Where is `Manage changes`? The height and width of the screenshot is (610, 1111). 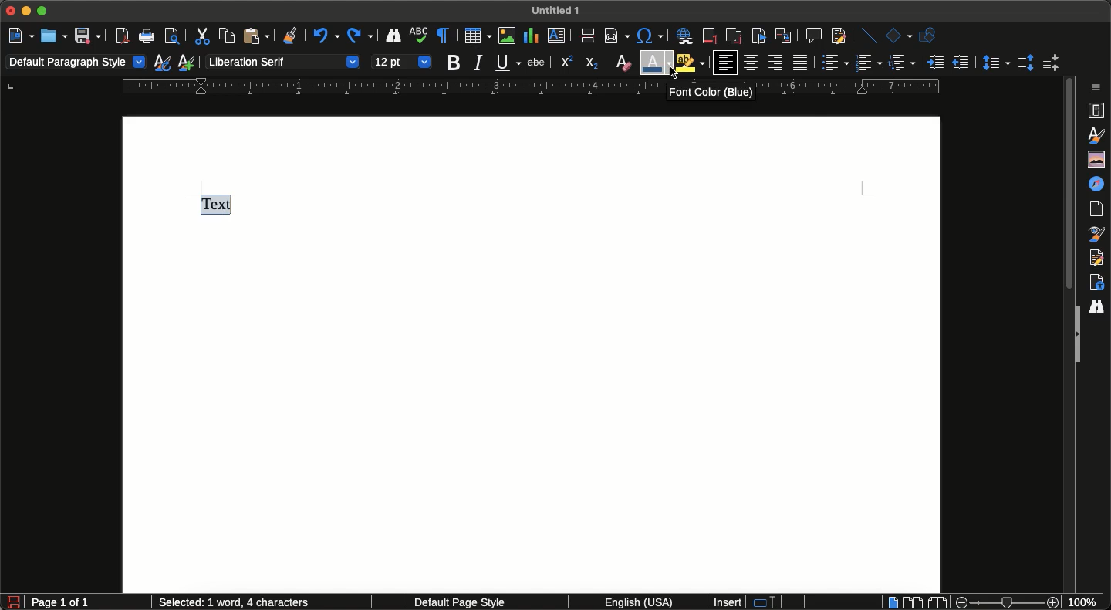
Manage changes is located at coordinates (1099, 257).